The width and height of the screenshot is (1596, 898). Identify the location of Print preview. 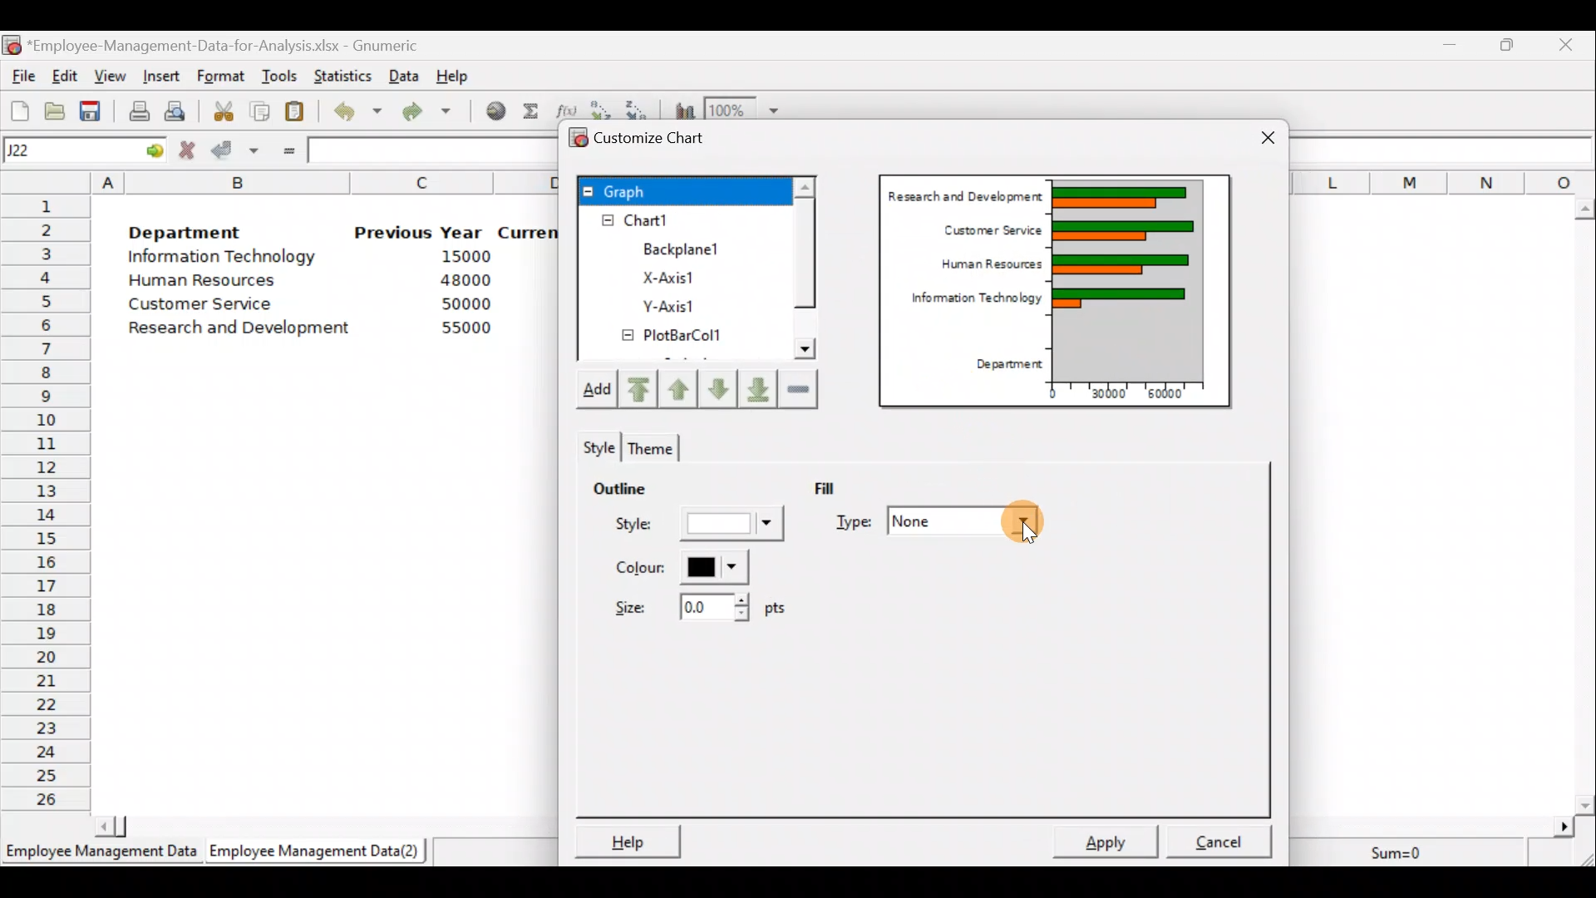
(176, 111).